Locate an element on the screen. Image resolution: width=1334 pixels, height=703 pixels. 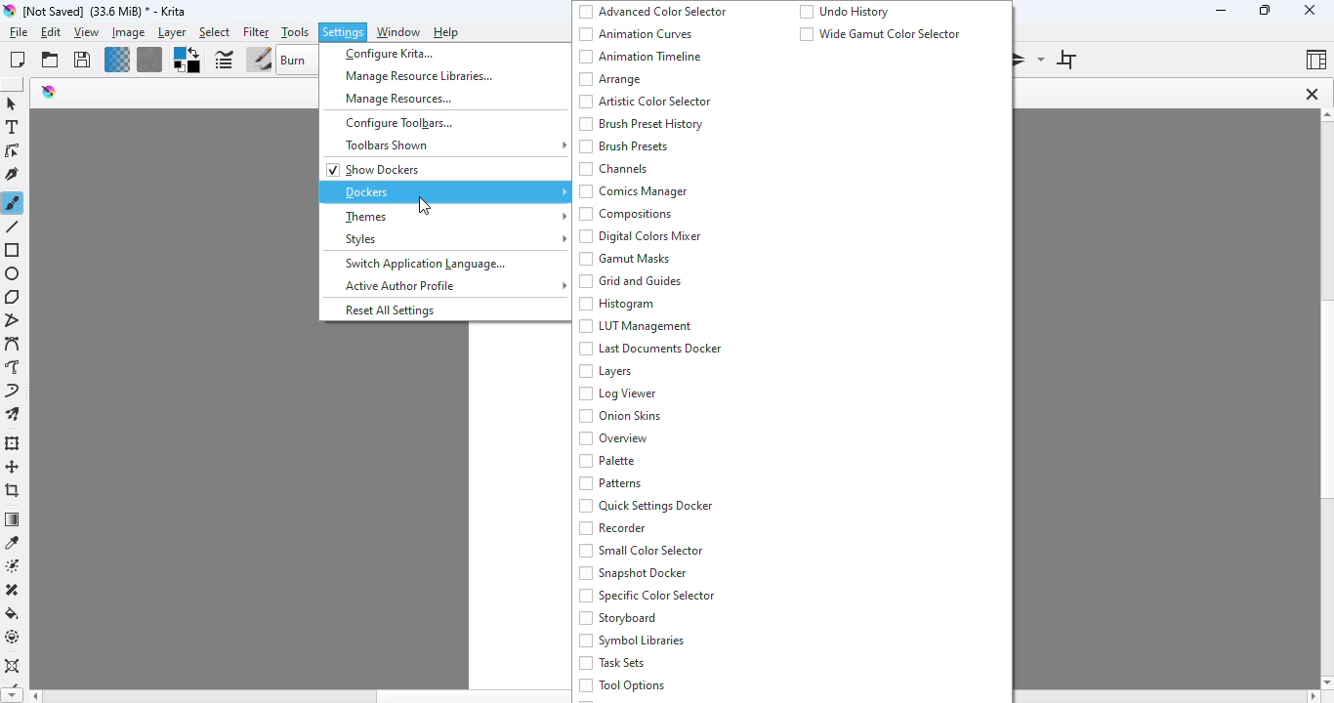
symbol libraries is located at coordinates (630, 640).